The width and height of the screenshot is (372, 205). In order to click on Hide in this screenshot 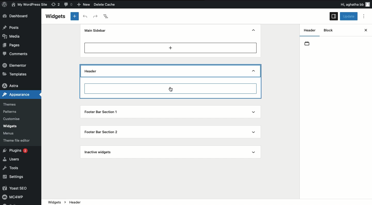, I will do `click(254, 30)`.